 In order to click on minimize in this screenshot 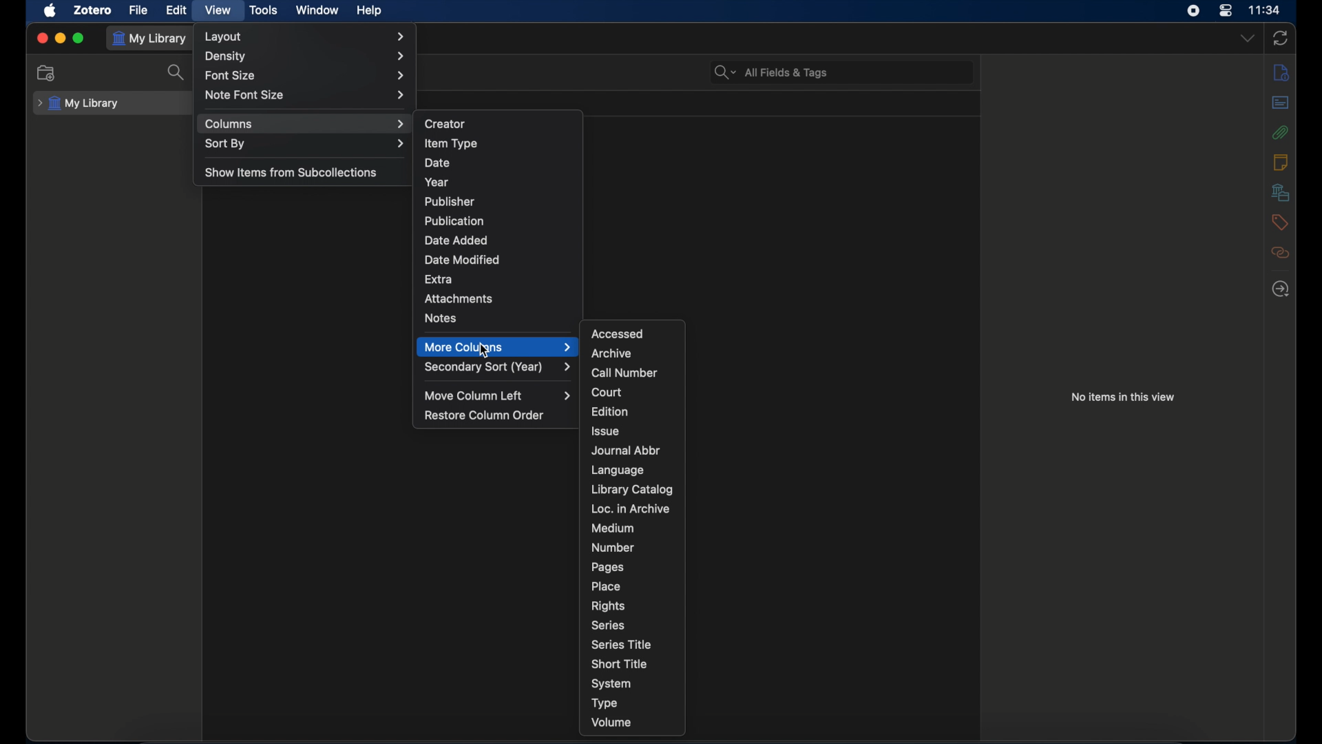, I will do `click(61, 39)`.